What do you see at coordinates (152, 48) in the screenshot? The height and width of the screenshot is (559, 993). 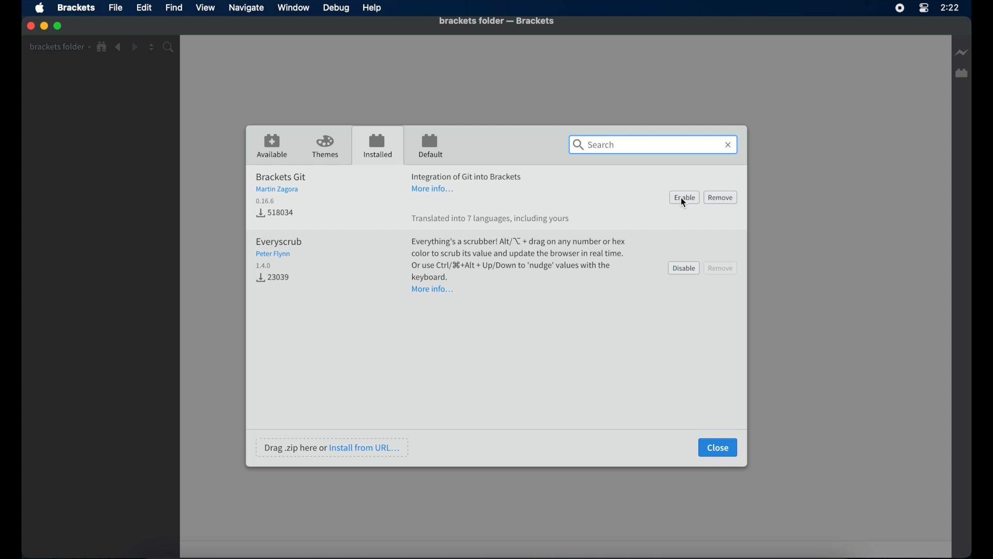 I see `split editor vertical or horizontal` at bounding box center [152, 48].